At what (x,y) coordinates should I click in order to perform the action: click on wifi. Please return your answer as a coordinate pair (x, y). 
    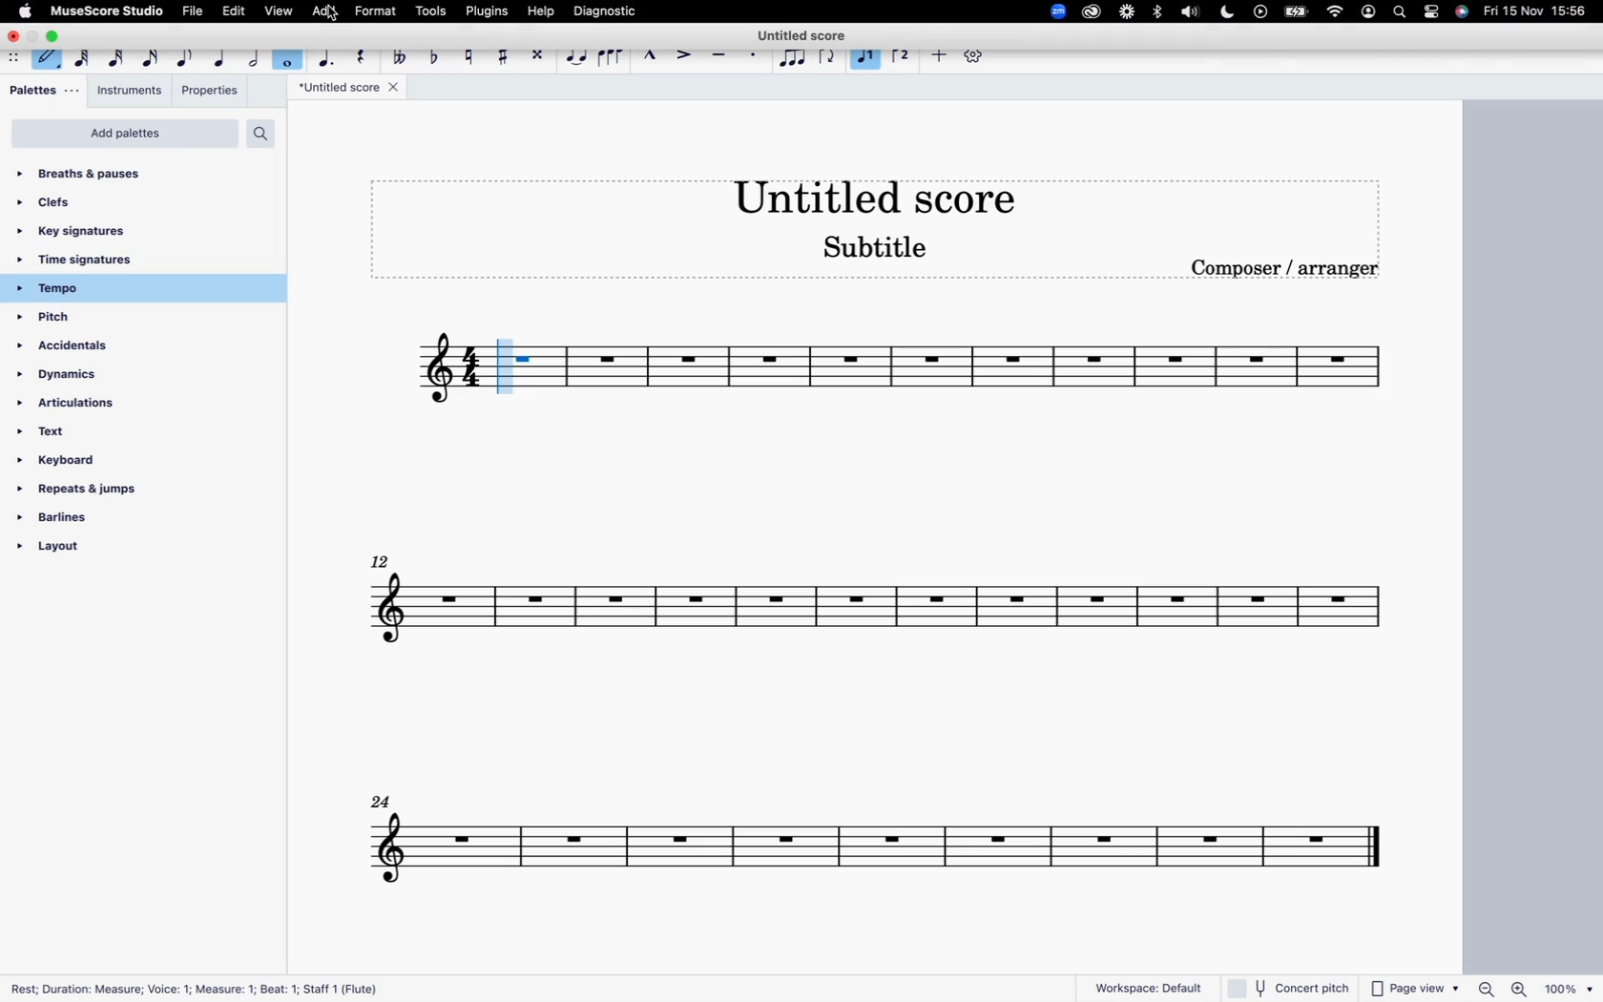
    Looking at the image, I should click on (1333, 12).